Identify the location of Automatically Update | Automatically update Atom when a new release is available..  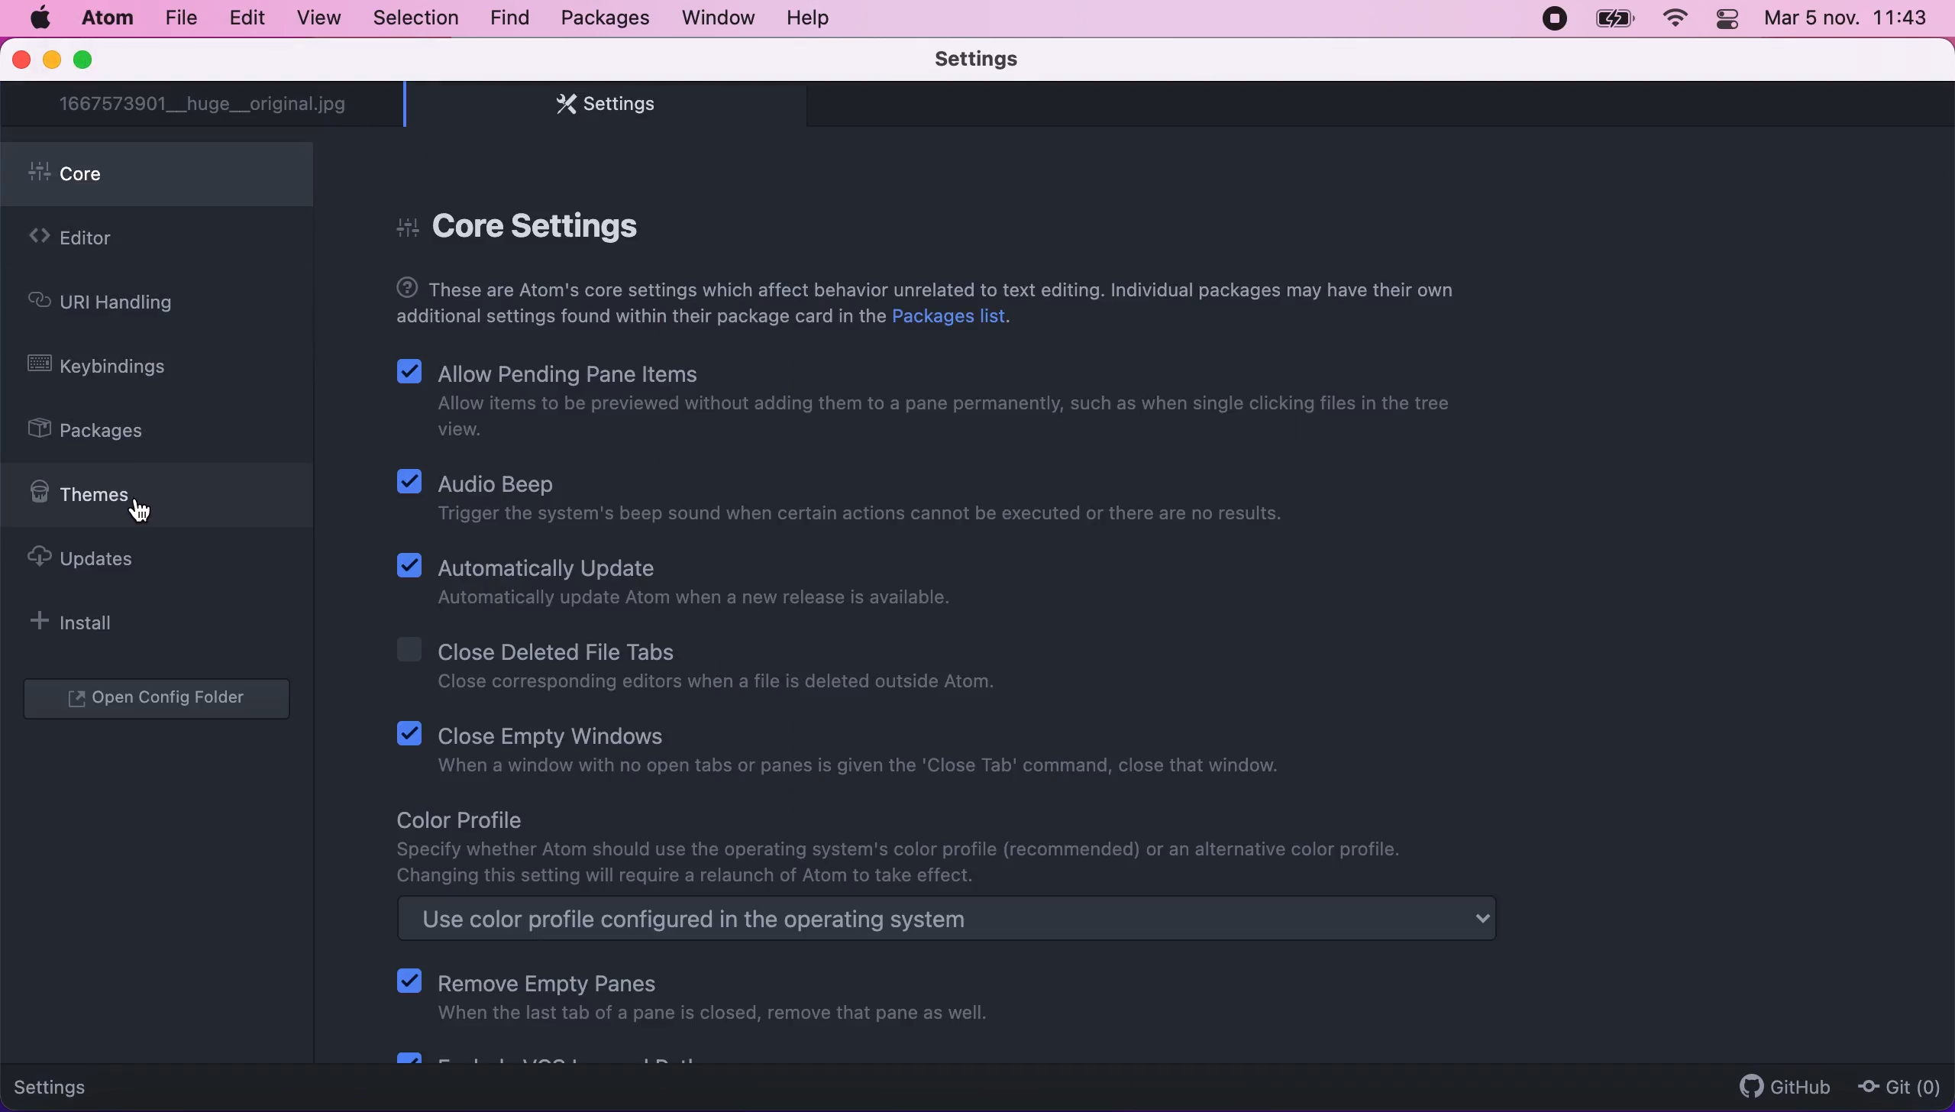
(679, 580).